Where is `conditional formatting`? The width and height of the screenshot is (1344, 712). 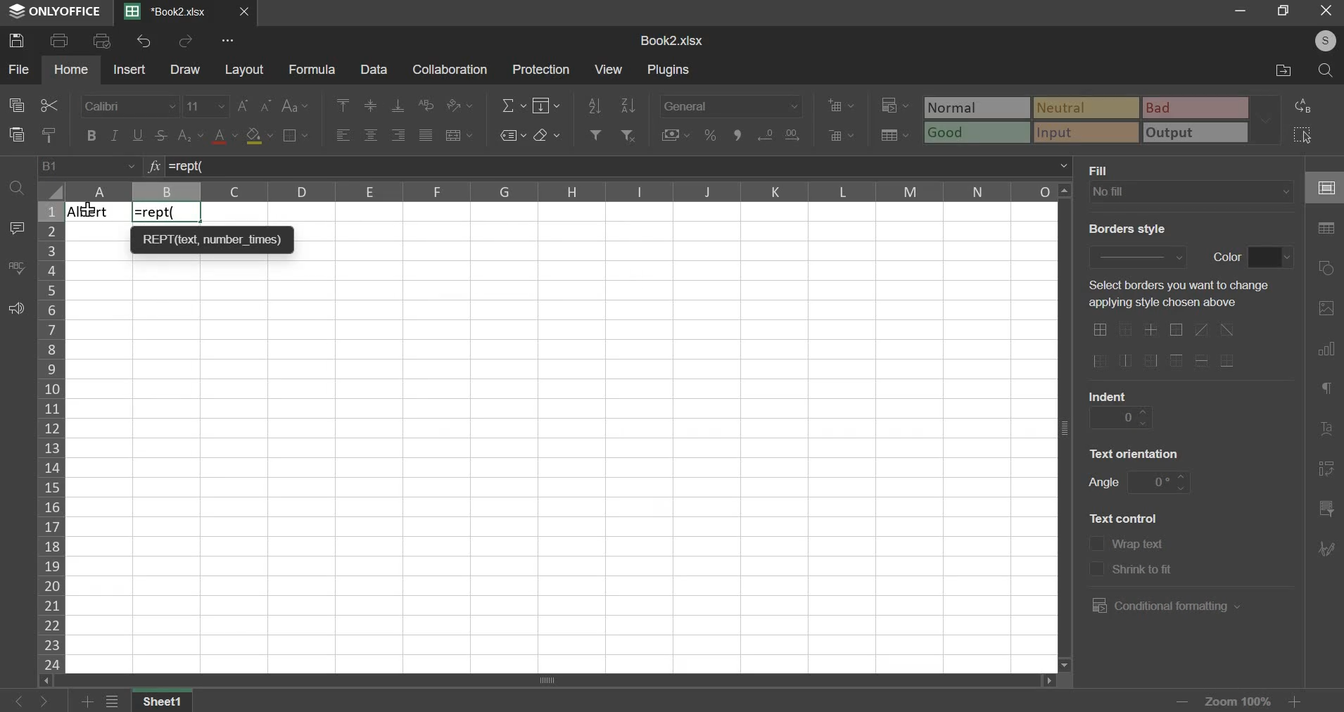 conditional formatting is located at coordinates (1170, 606).